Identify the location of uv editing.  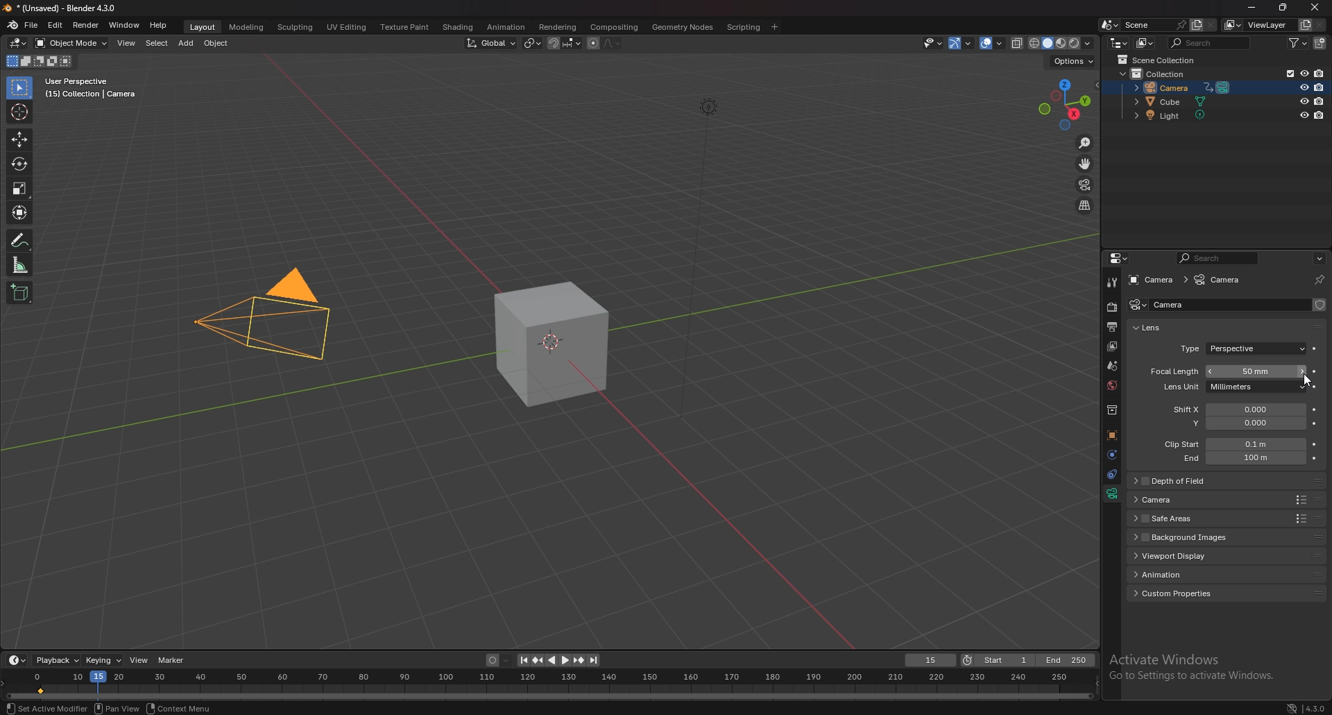
(346, 27).